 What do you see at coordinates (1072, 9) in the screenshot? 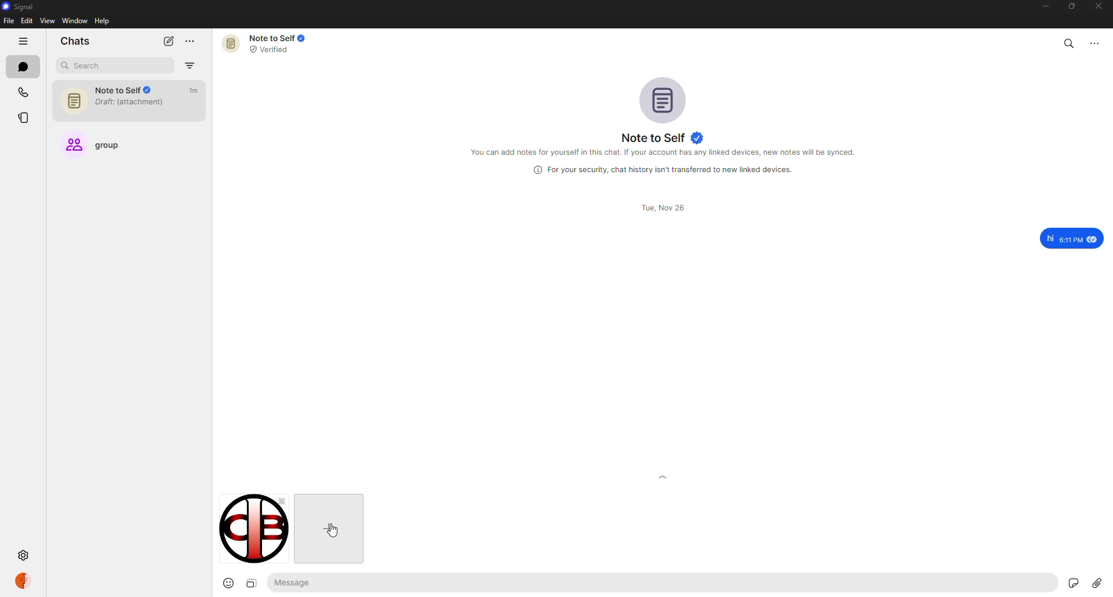
I see `maximize` at bounding box center [1072, 9].